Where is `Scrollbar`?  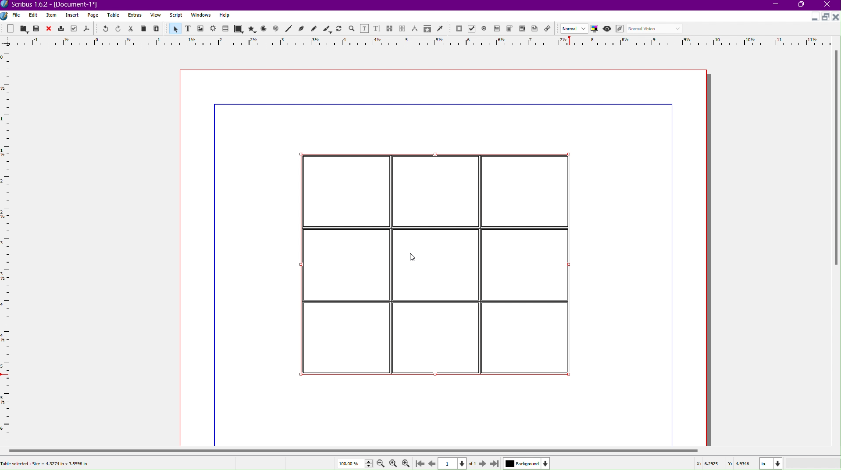
Scrollbar is located at coordinates (420, 451).